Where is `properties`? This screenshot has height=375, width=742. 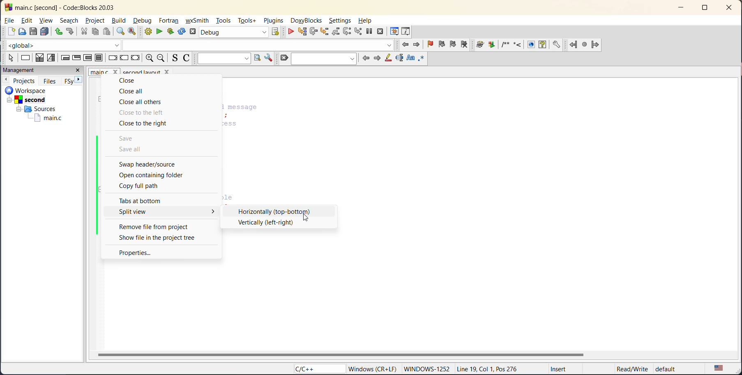 properties is located at coordinates (135, 252).